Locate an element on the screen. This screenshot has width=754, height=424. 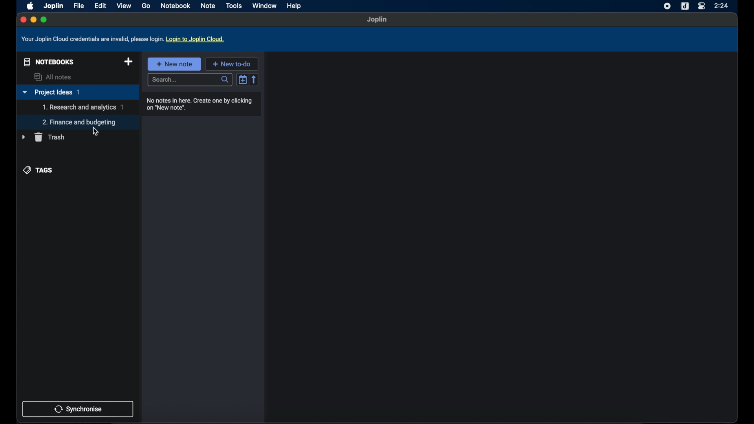
search bar is located at coordinates (191, 80).